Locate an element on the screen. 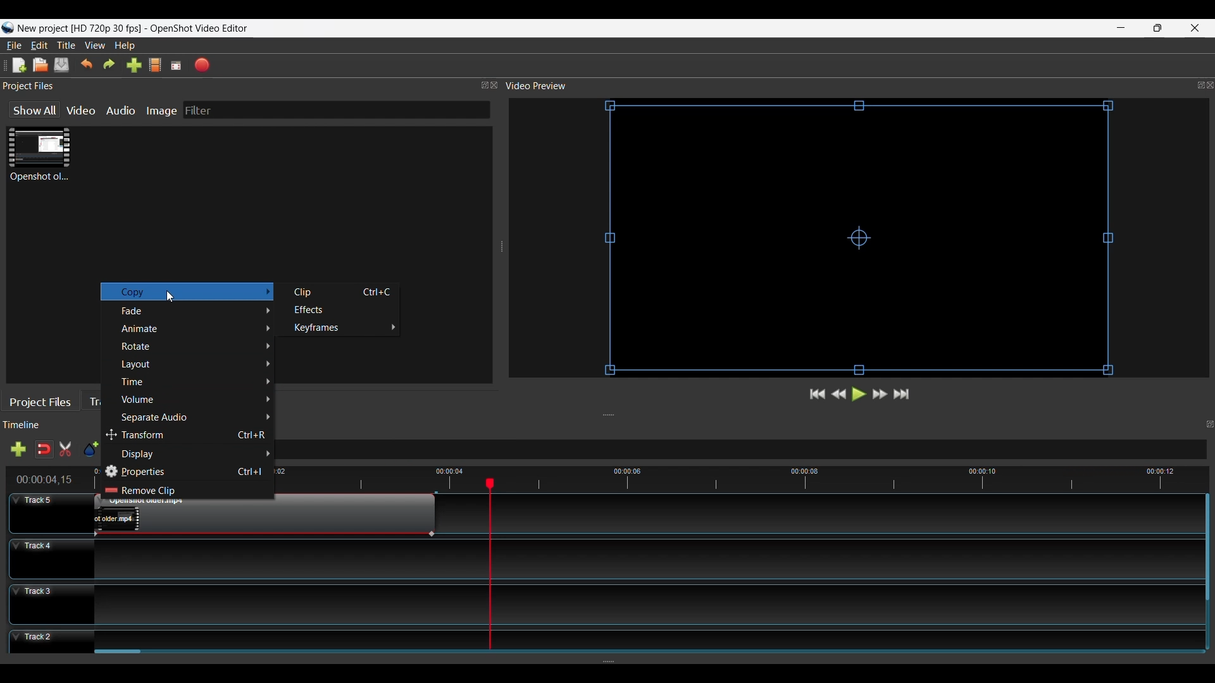  layout is located at coordinates (196, 364).